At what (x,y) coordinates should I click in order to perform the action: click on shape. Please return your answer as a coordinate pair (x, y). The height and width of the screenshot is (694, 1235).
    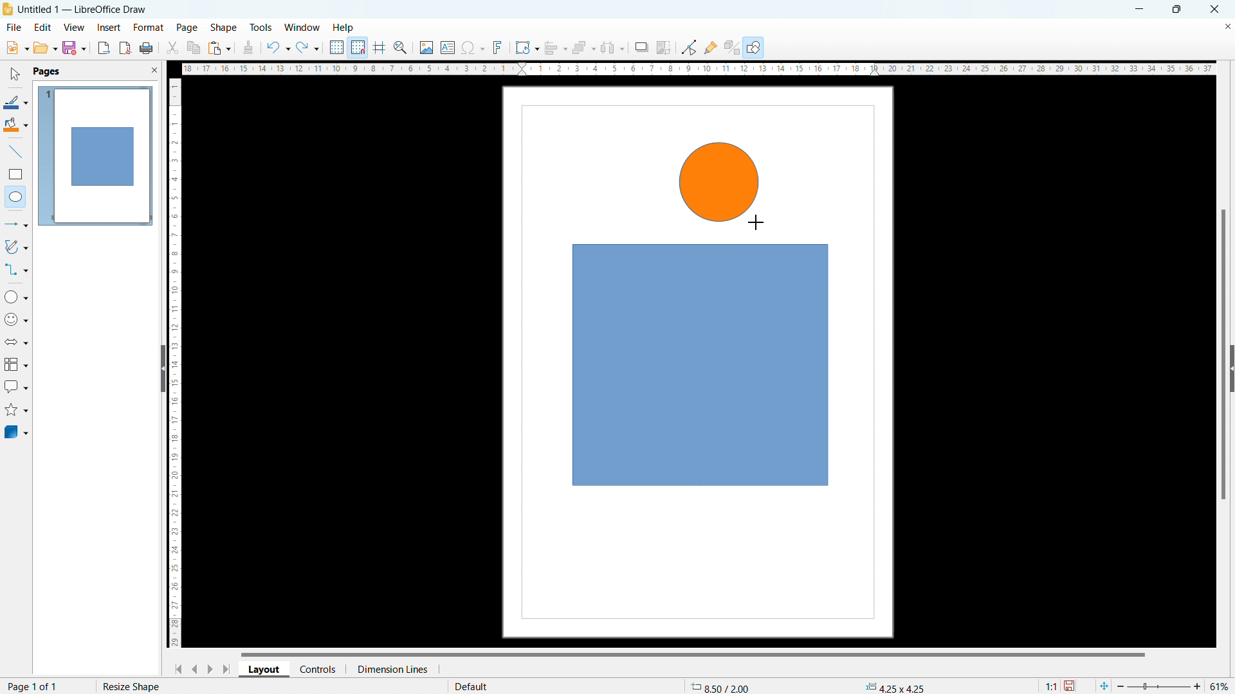
    Looking at the image, I should click on (224, 28).